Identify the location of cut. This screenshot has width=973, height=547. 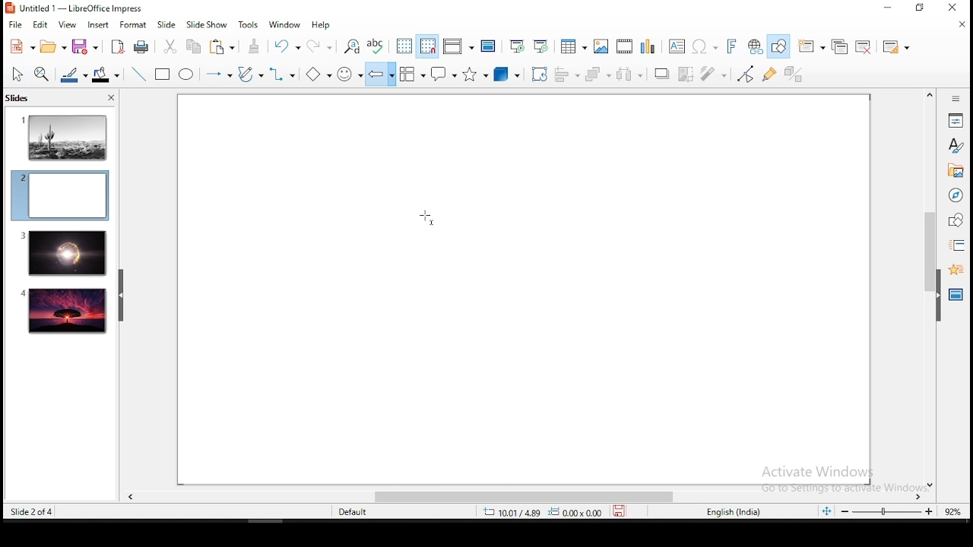
(170, 46).